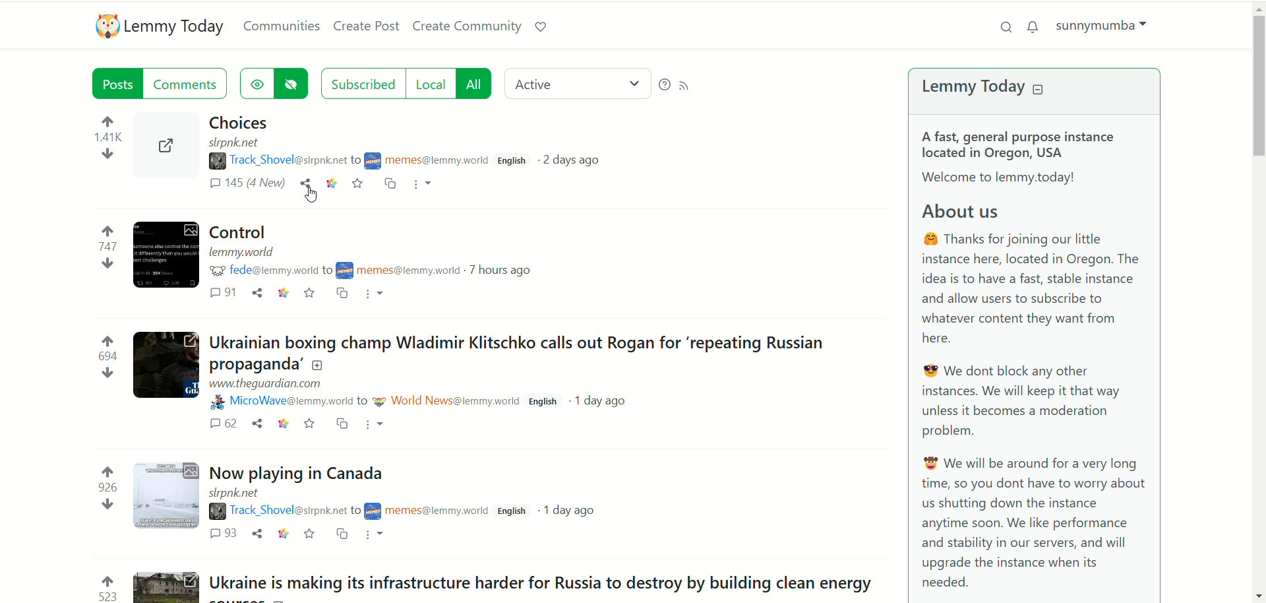  What do you see at coordinates (540, 26) in the screenshot?
I see `support lemmy` at bounding box center [540, 26].